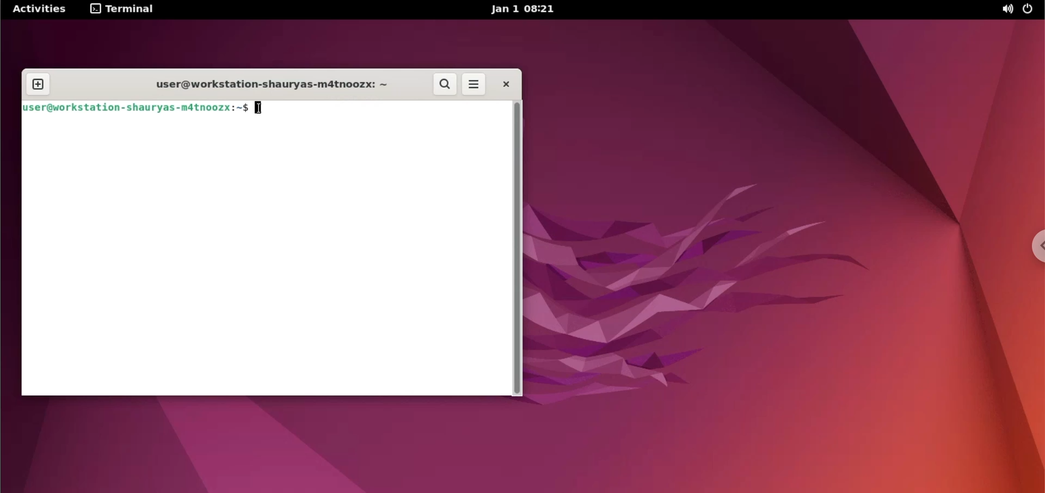 Image resolution: width=1045 pixels, height=493 pixels. Describe the element at coordinates (38, 83) in the screenshot. I see `new tab` at that location.